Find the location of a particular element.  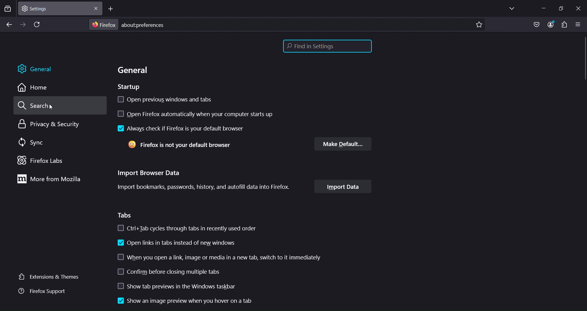

general is located at coordinates (37, 70).